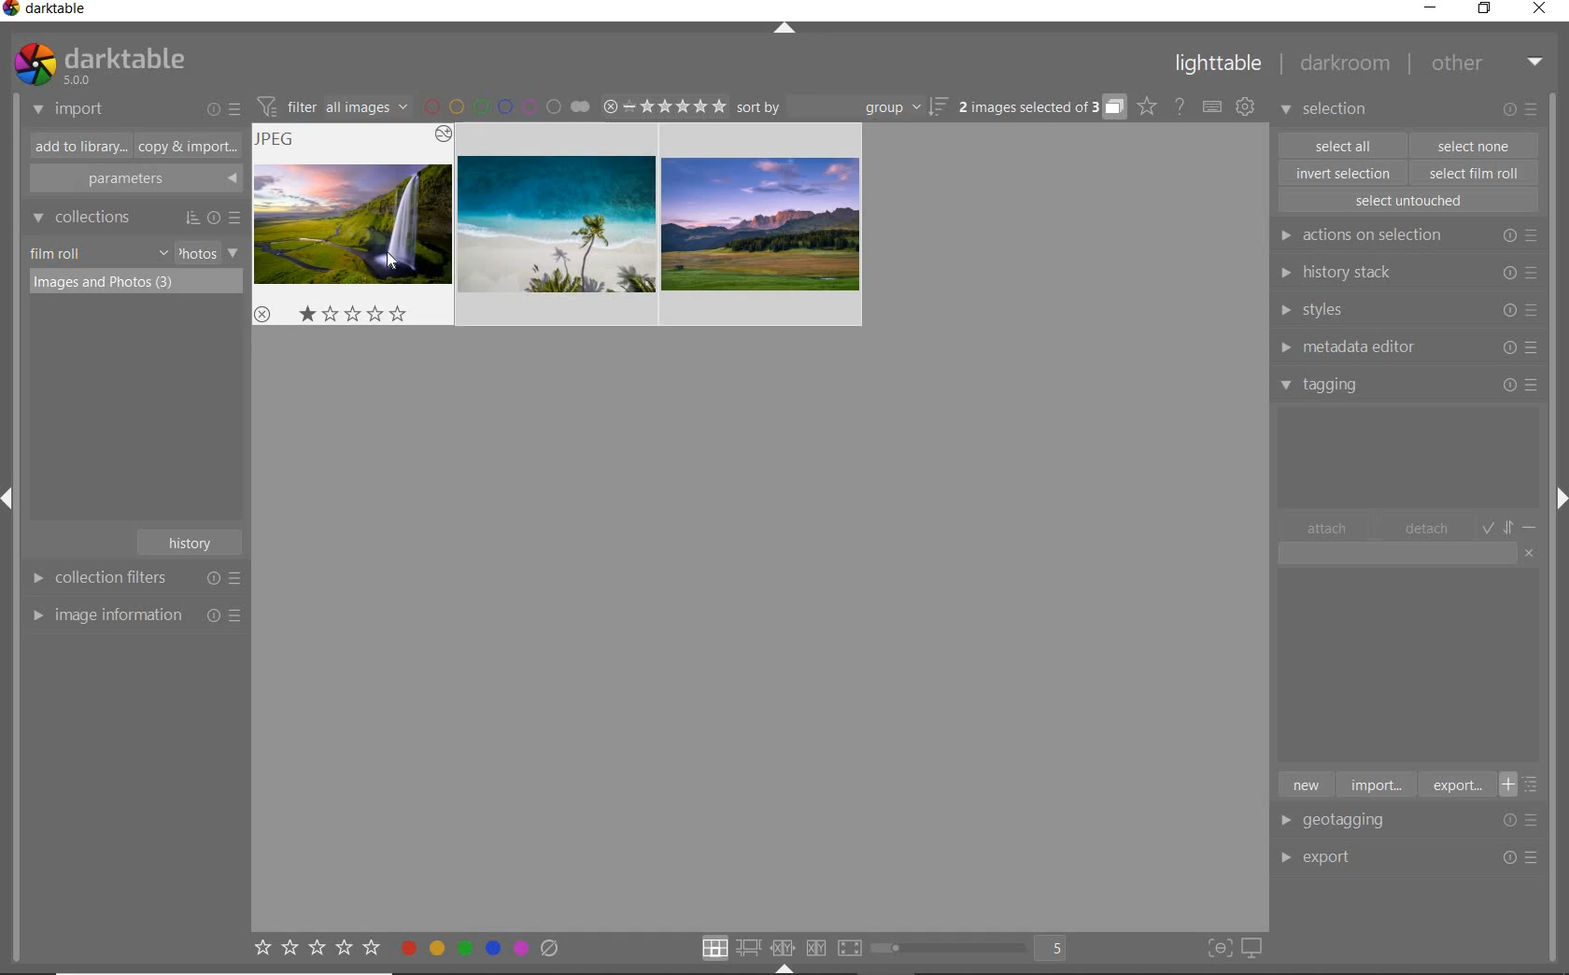 The image size is (1569, 975). Describe the element at coordinates (1558, 494) in the screenshot. I see `Expand` at that location.